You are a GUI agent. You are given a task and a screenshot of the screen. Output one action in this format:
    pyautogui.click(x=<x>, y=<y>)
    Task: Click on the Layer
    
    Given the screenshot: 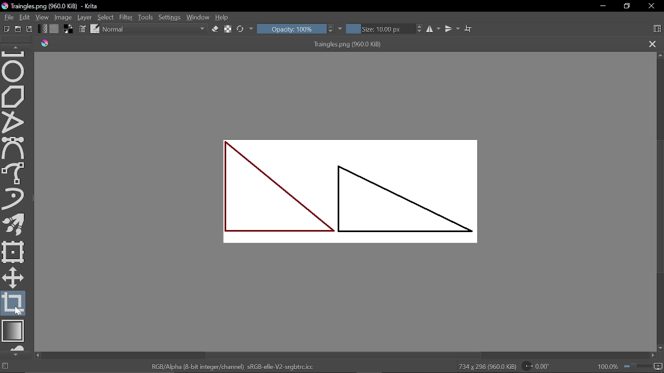 What is the action you would take?
    pyautogui.click(x=85, y=17)
    